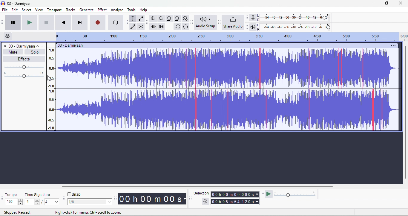  Describe the element at coordinates (14, 10) in the screenshot. I see `edit` at that location.